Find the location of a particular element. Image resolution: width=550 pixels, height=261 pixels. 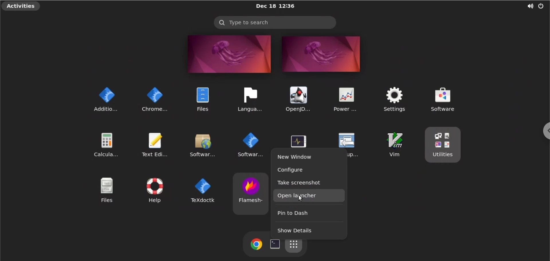

text docs is located at coordinates (202, 190).